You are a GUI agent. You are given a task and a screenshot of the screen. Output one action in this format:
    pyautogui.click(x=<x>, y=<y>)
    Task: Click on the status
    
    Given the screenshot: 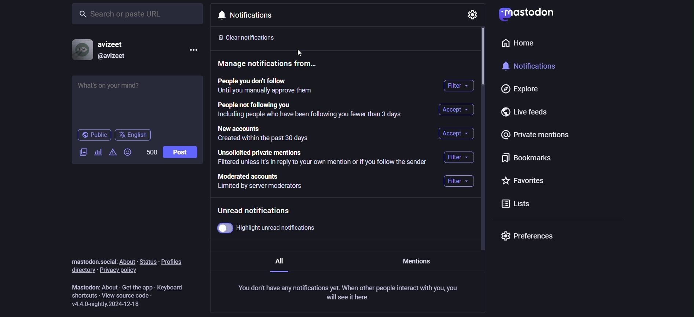 What is the action you would take?
    pyautogui.click(x=147, y=262)
    